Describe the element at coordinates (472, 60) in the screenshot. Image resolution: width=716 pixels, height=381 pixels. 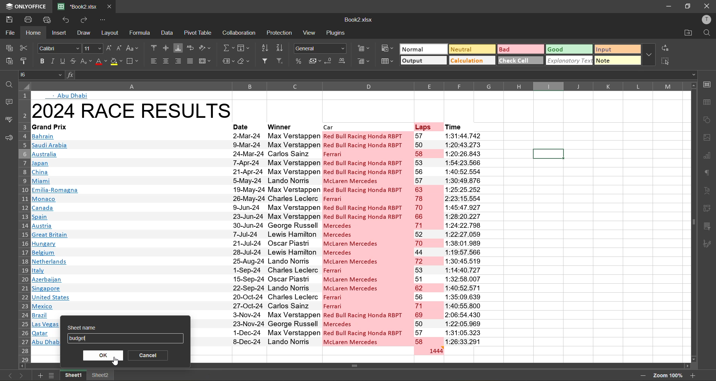
I see `calculation` at that location.